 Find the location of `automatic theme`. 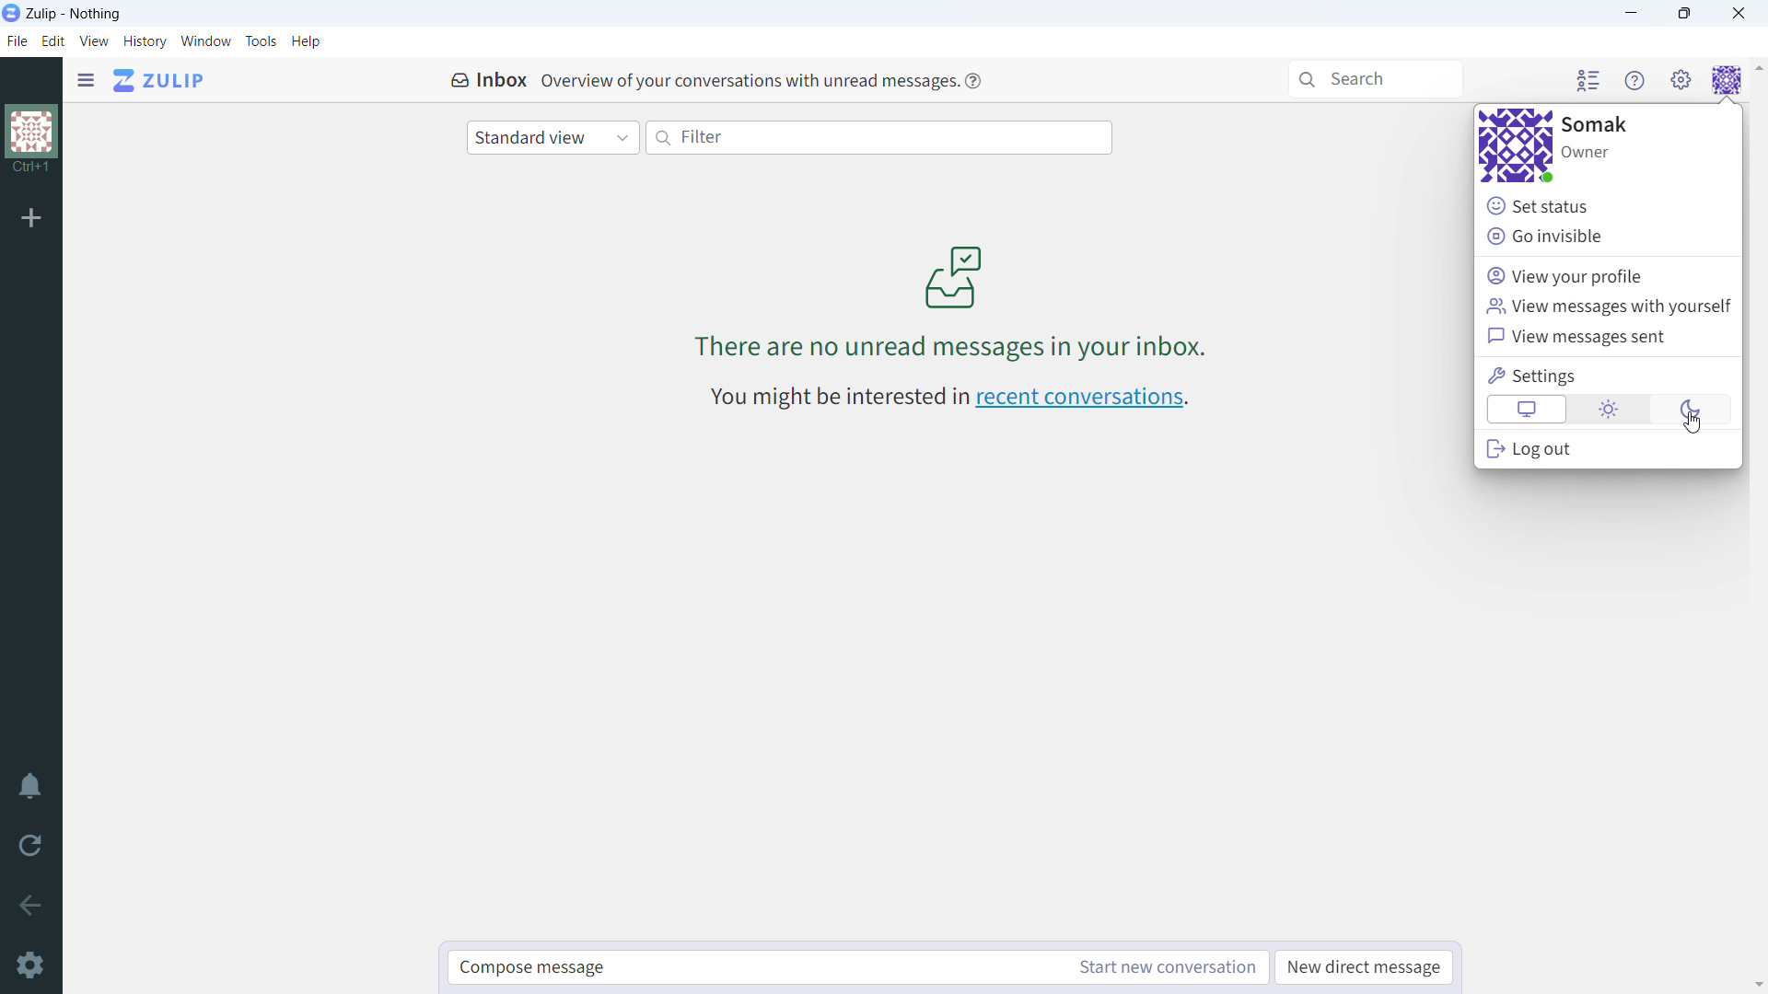

automatic theme is located at coordinates (1526, 410).